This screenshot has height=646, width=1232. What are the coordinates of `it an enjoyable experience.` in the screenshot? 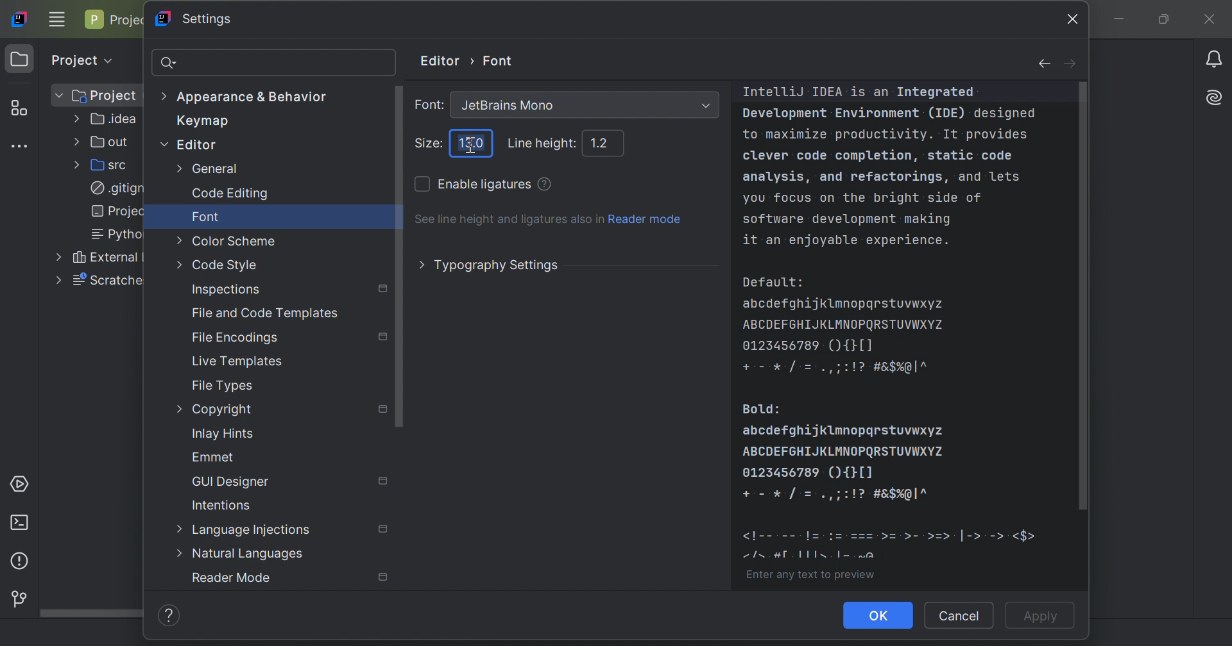 It's located at (846, 242).